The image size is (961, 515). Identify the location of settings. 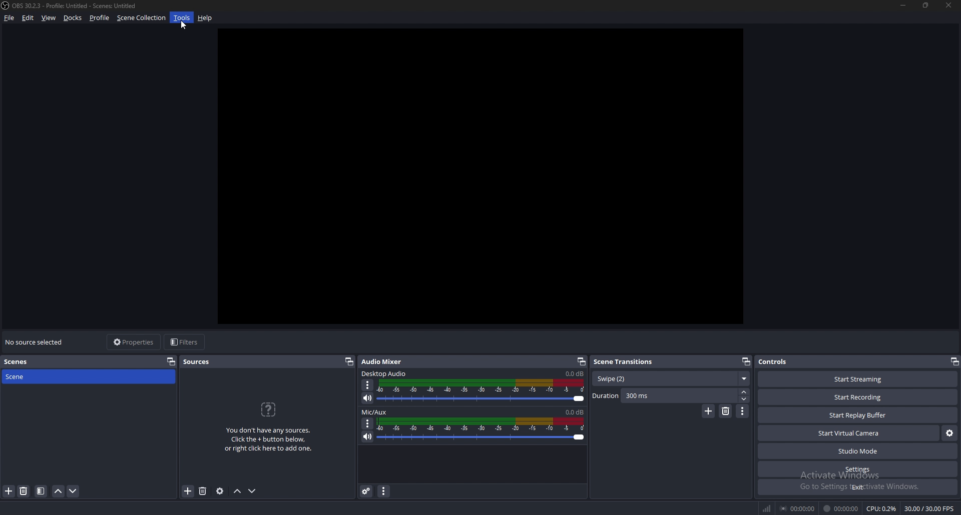
(859, 469).